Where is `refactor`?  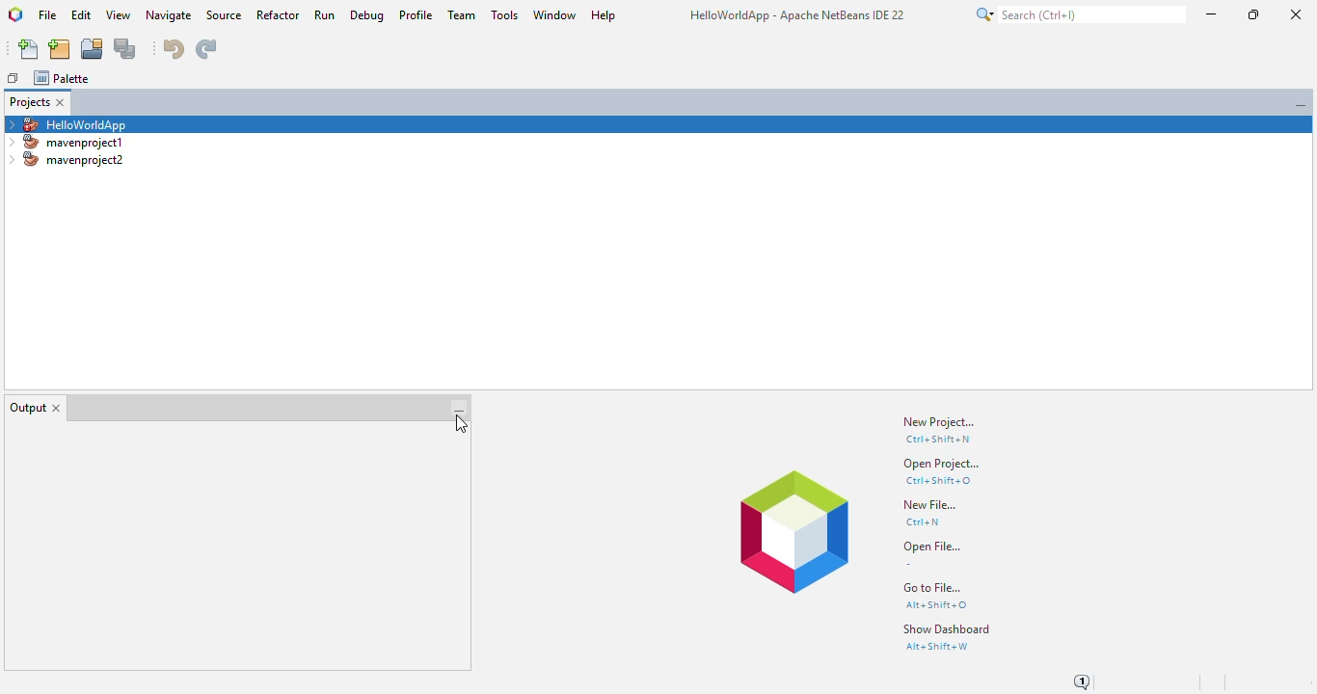 refactor is located at coordinates (279, 15).